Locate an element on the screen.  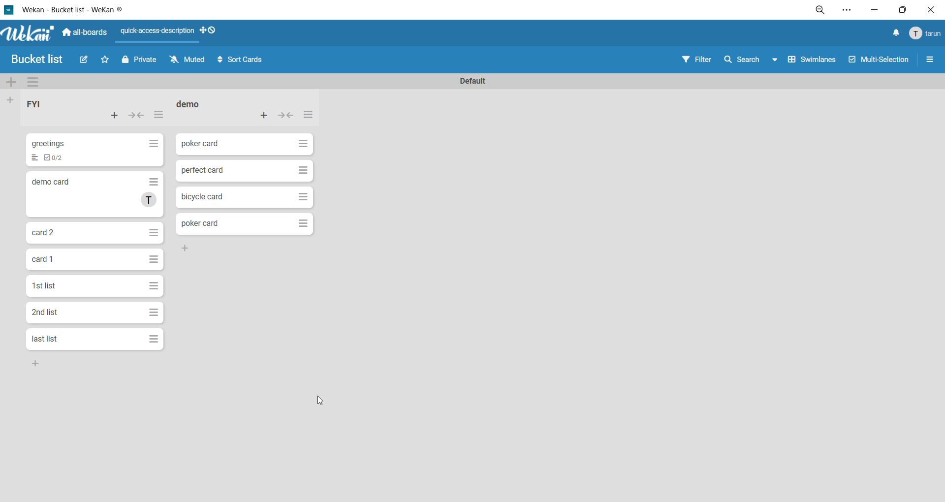
app title is located at coordinates (67, 10).